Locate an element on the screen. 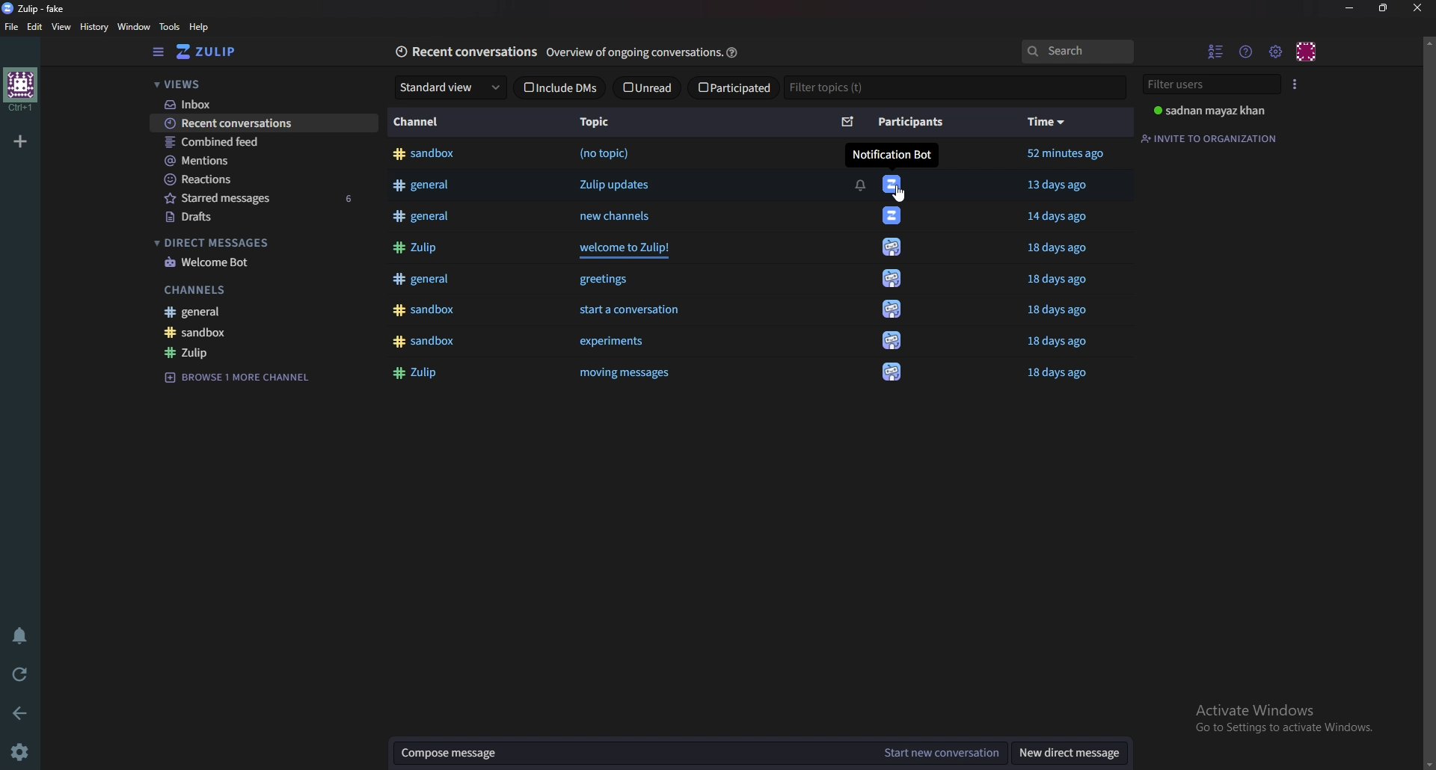  view is located at coordinates (63, 27).